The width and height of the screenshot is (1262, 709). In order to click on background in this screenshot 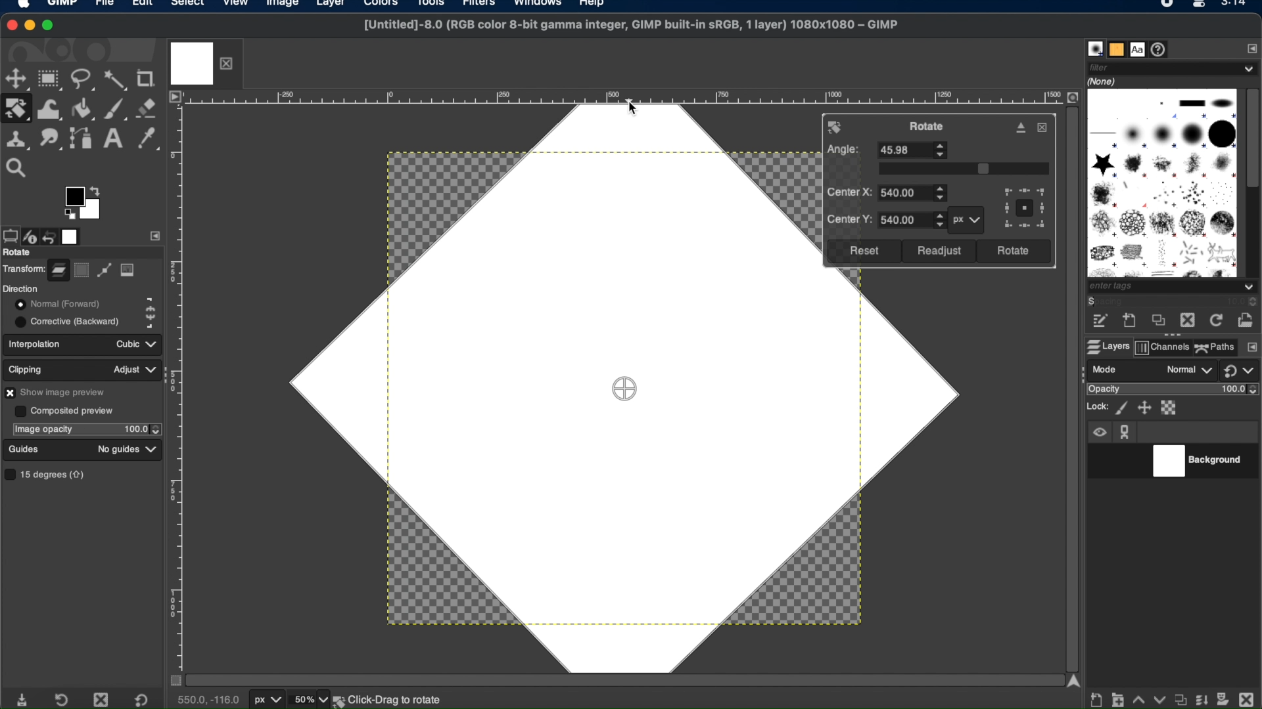, I will do `click(397, 699)`.